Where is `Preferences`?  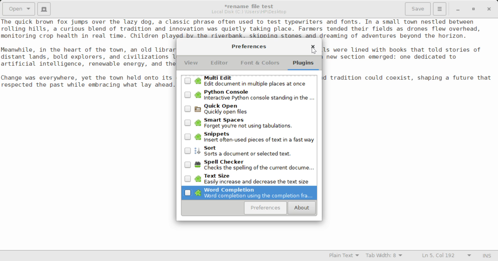 Preferences is located at coordinates (266, 208).